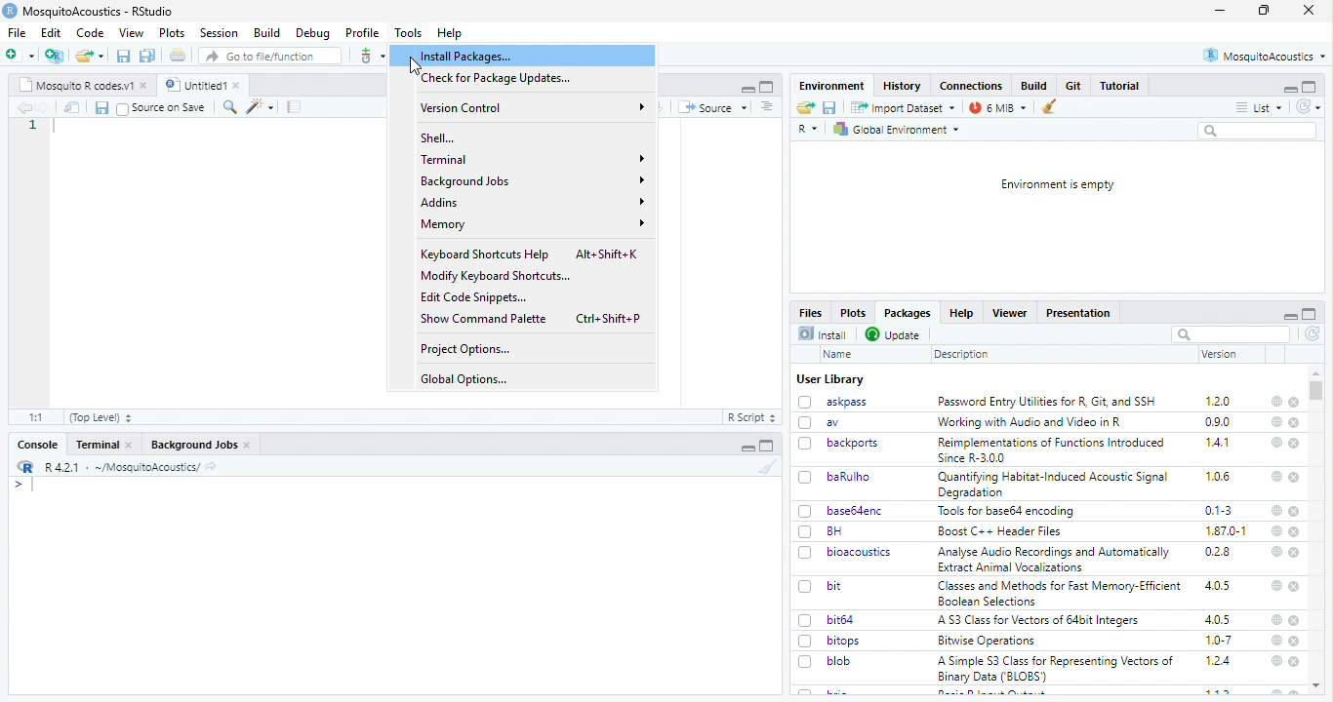 This screenshot has height=702, width=1333. Describe the element at coordinates (961, 313) in the screenshot. I see `Help` at that location.